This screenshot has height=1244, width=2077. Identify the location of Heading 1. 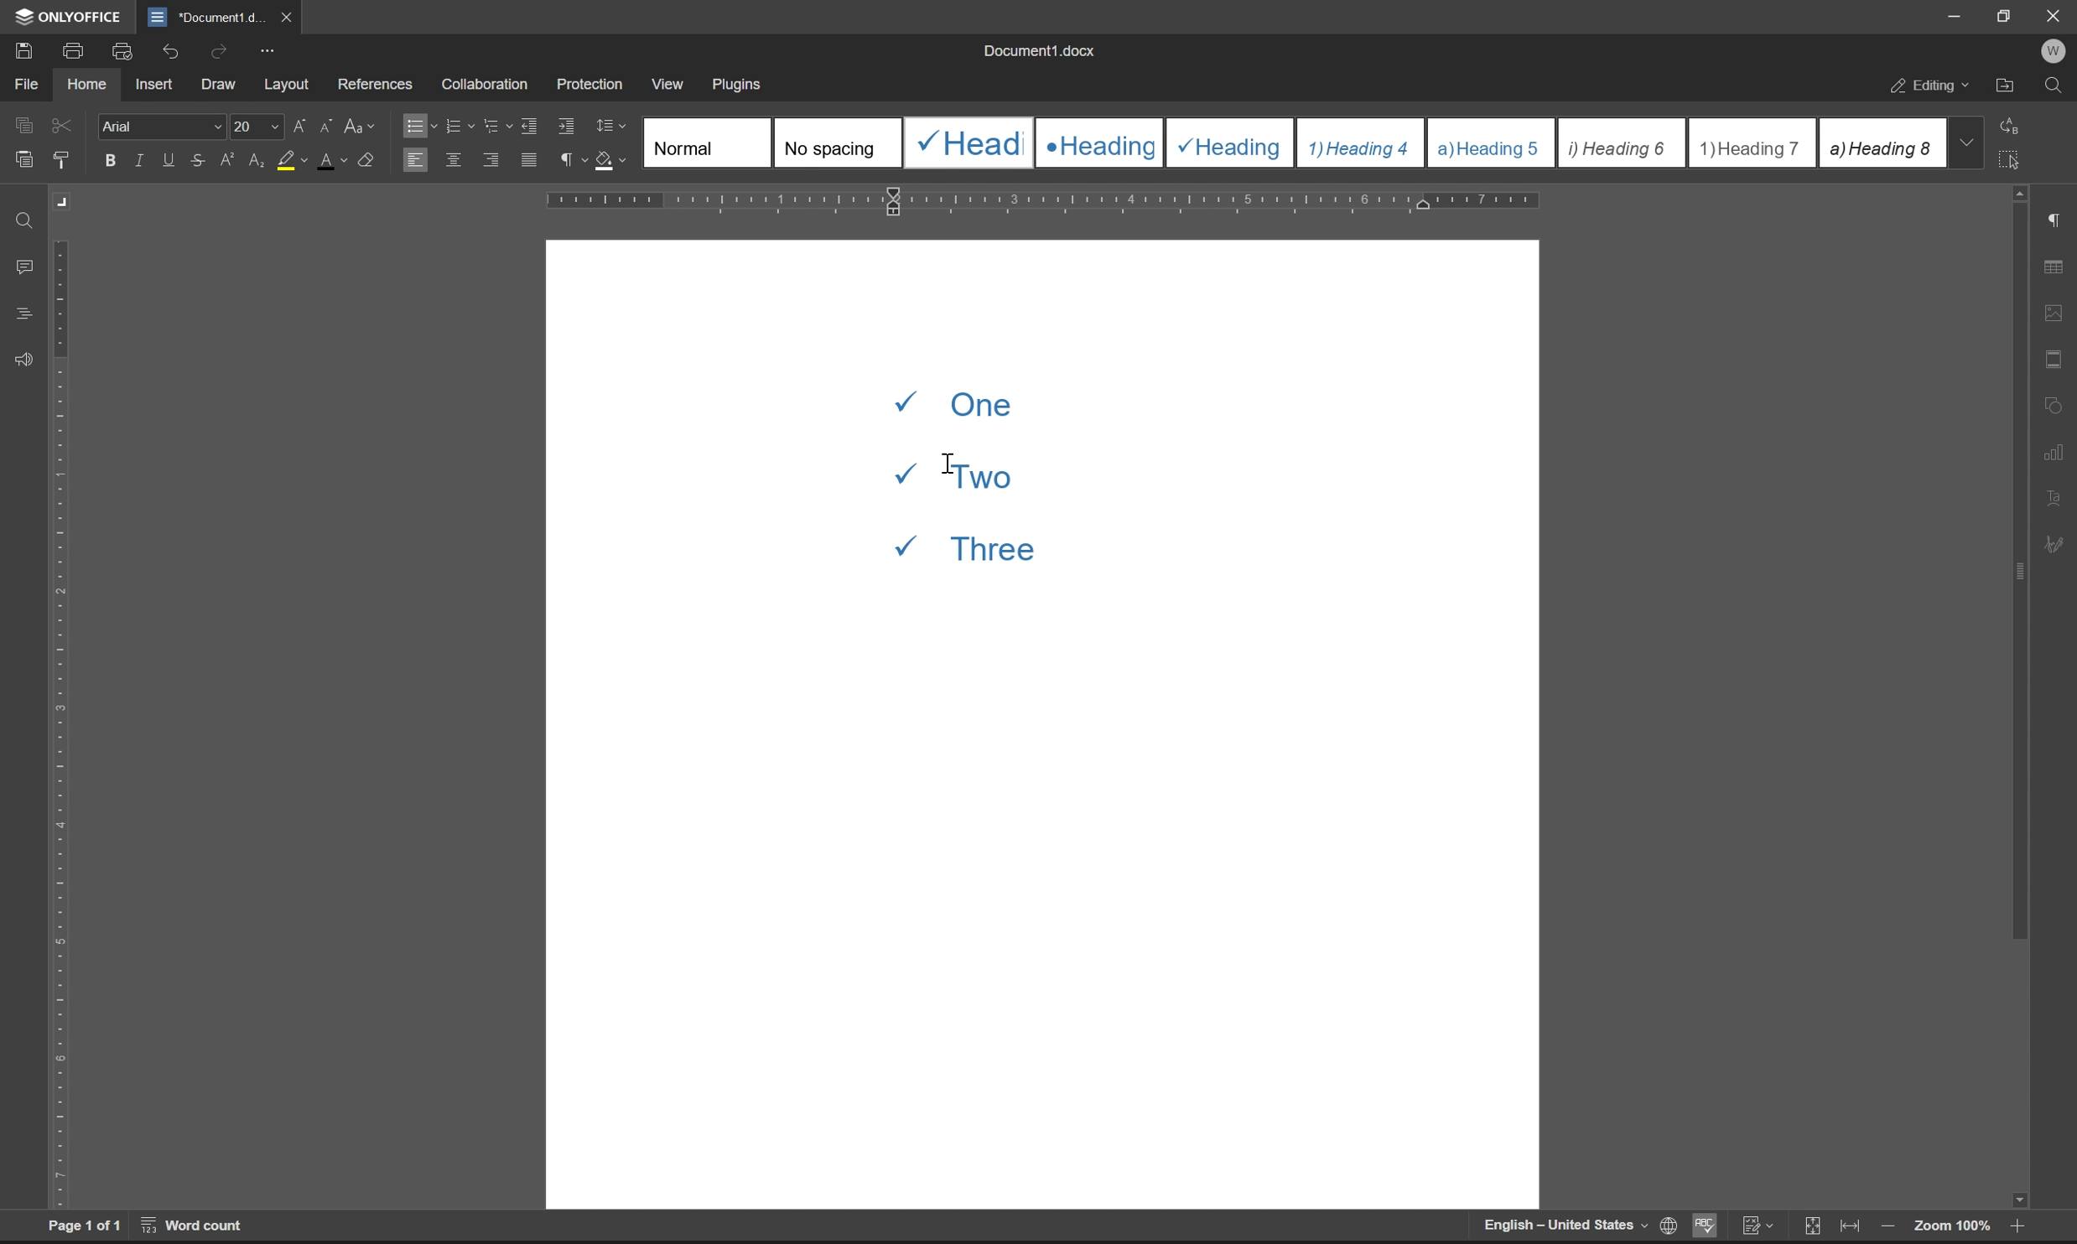
(966, 143).